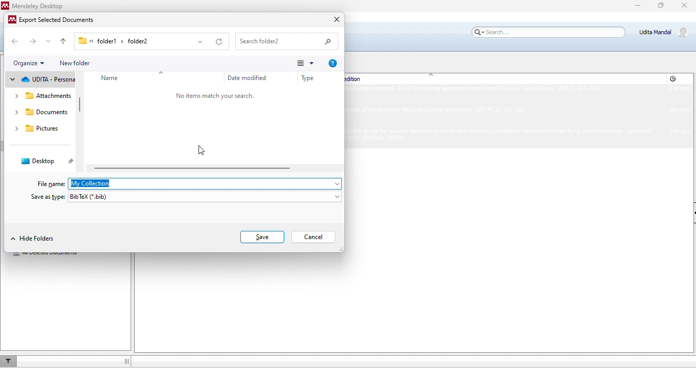 The width and height of the screenshot is (696, 368). What do you see at coordinates (46, 160) in the screenshot?
I see `files and folders` at bounding box center [46, 160].